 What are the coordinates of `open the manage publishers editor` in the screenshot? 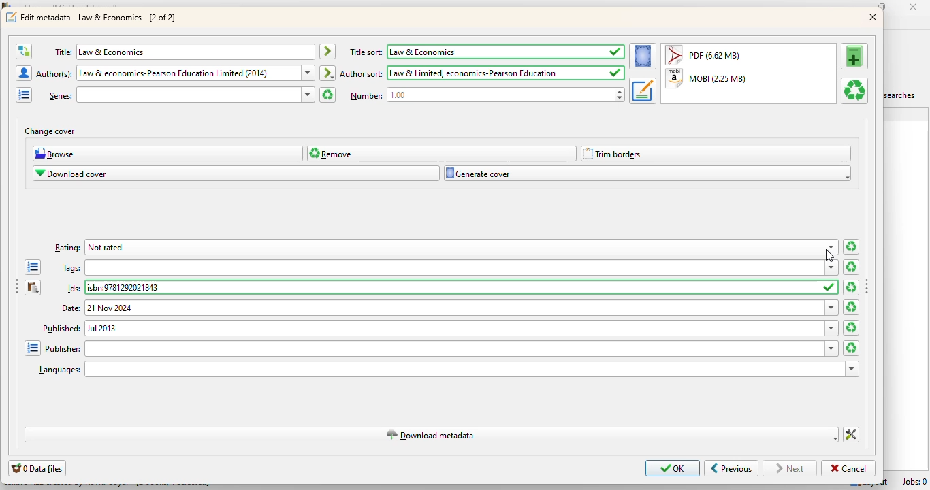 It's located at (31, 348).